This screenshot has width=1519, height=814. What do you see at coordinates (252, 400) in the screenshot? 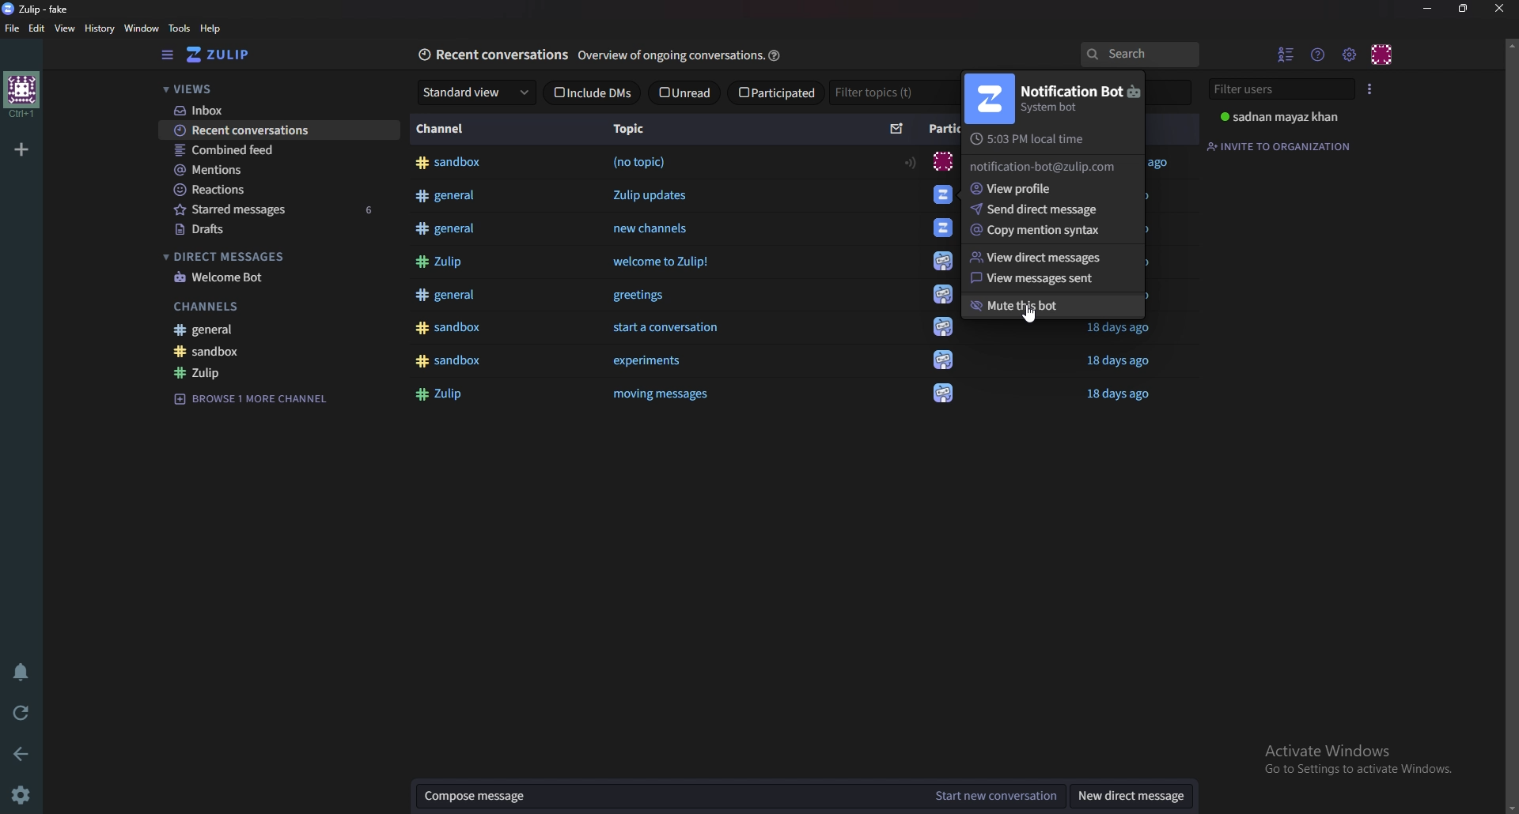
I see `Browse channel` at bounding box center [252, 400].